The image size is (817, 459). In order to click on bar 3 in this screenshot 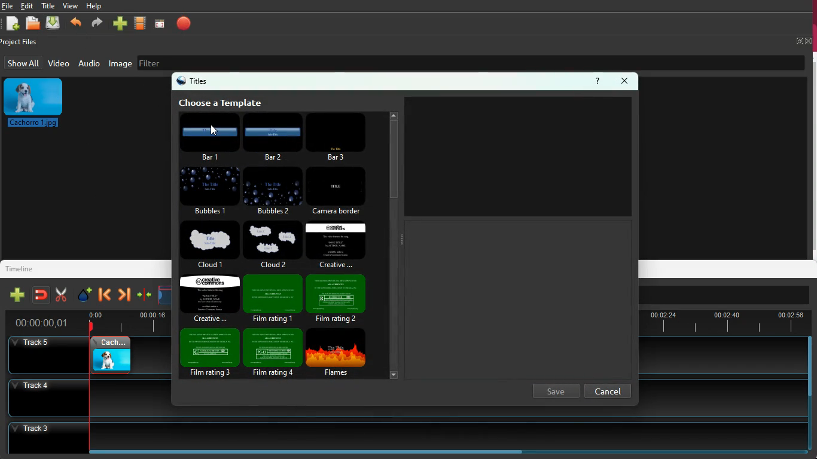, I will do `click(340, 136)`.